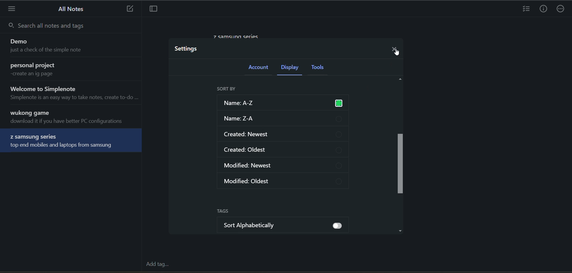 This screenshot has width=572, height=273. Describe the element at coordinates (261, 69) in the screenshot. I see `account` at that location.